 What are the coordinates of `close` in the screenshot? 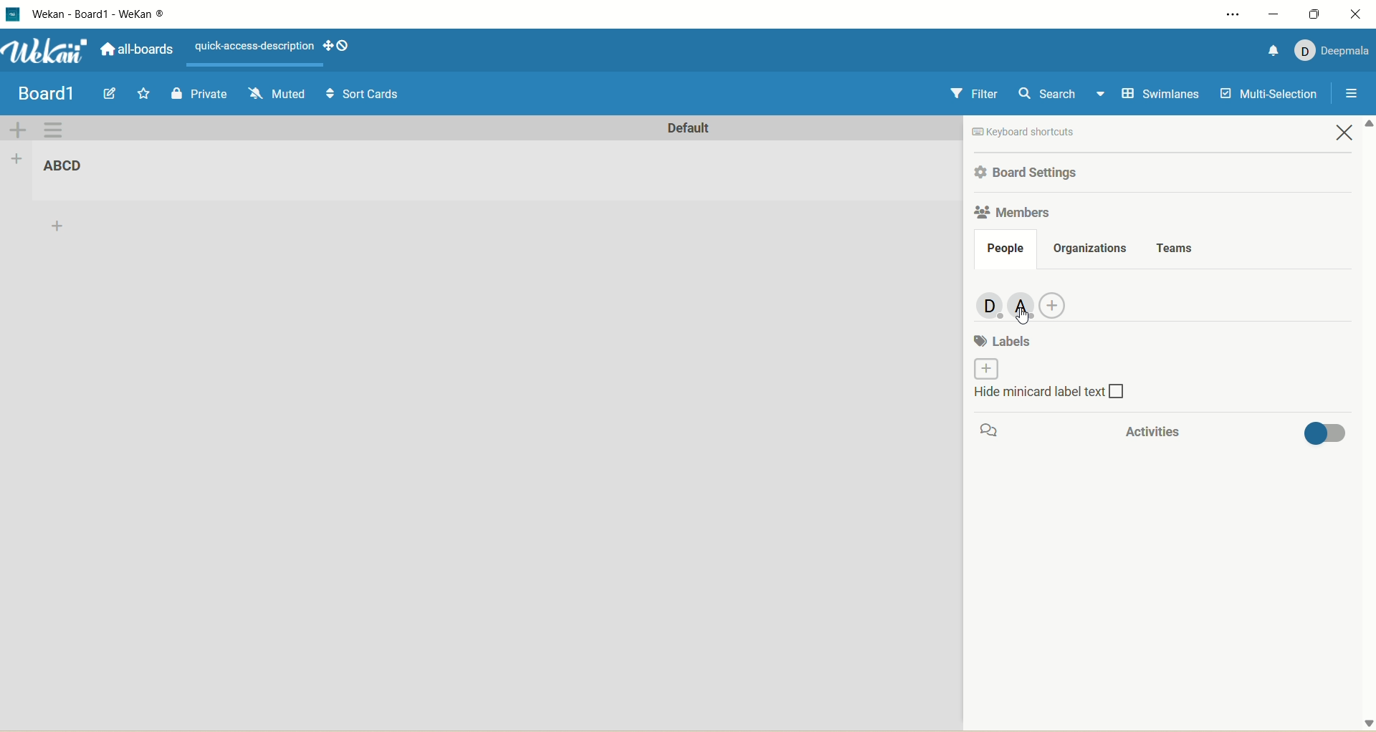 It's located at (1347, 135).